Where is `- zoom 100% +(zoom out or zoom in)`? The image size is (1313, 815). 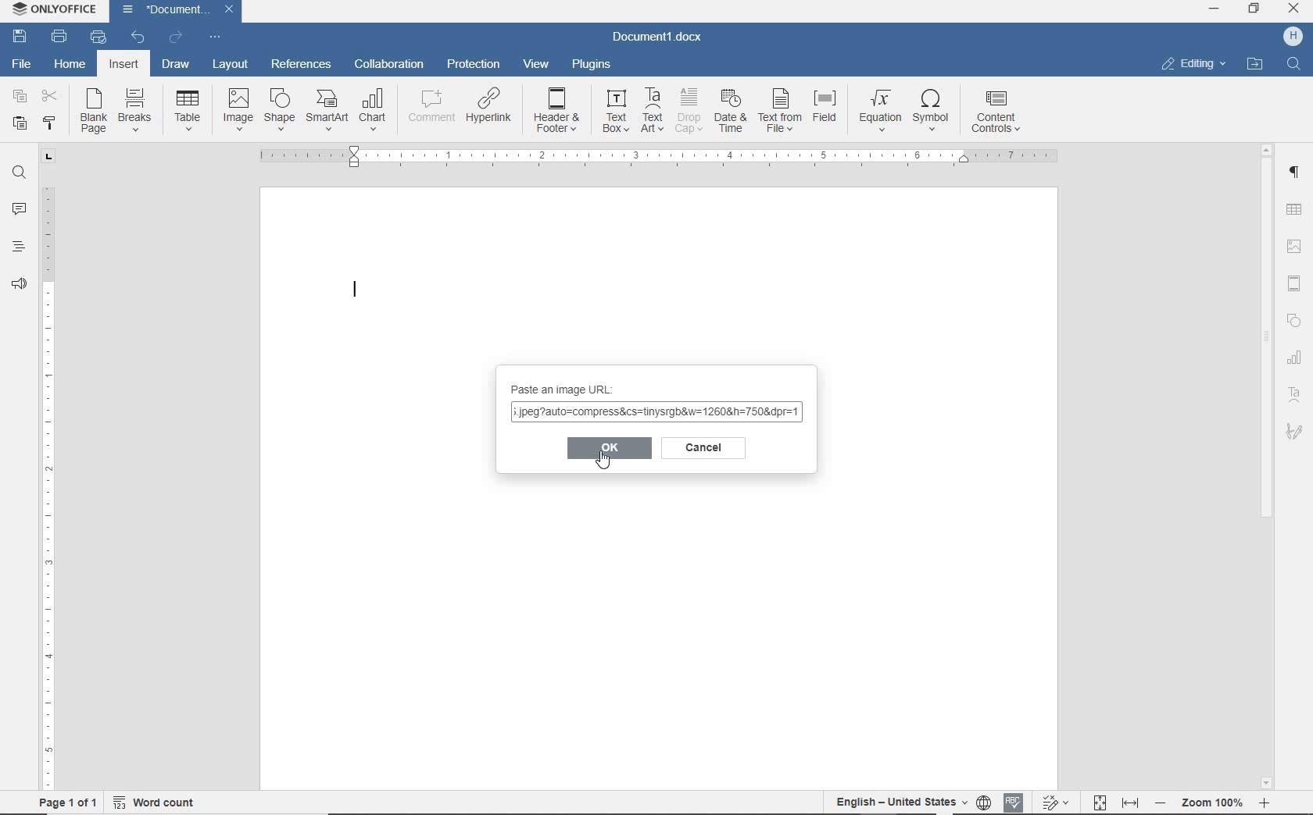 - zoom 100% +(zoom out or zoom in) is located at coordinates (1215, 803).